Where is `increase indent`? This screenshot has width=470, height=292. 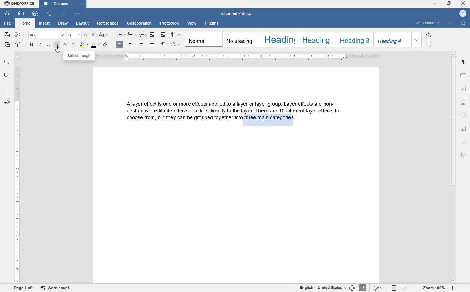
increase indent is located at coordinates (164, 34).